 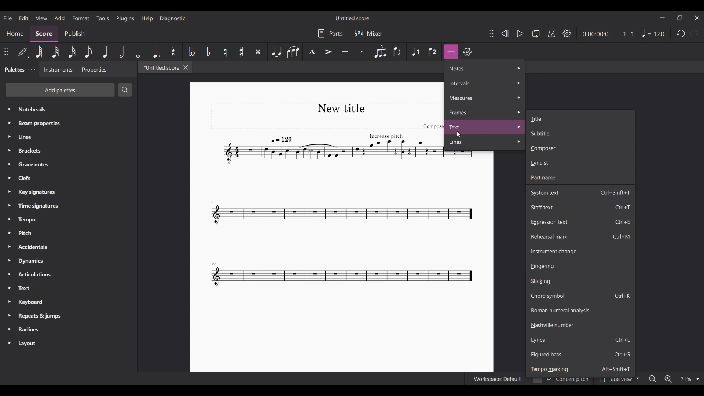 What do you see at coordinates (89, 52) in the screenshot?
I see `8th note` at bounding box center [89, 52].